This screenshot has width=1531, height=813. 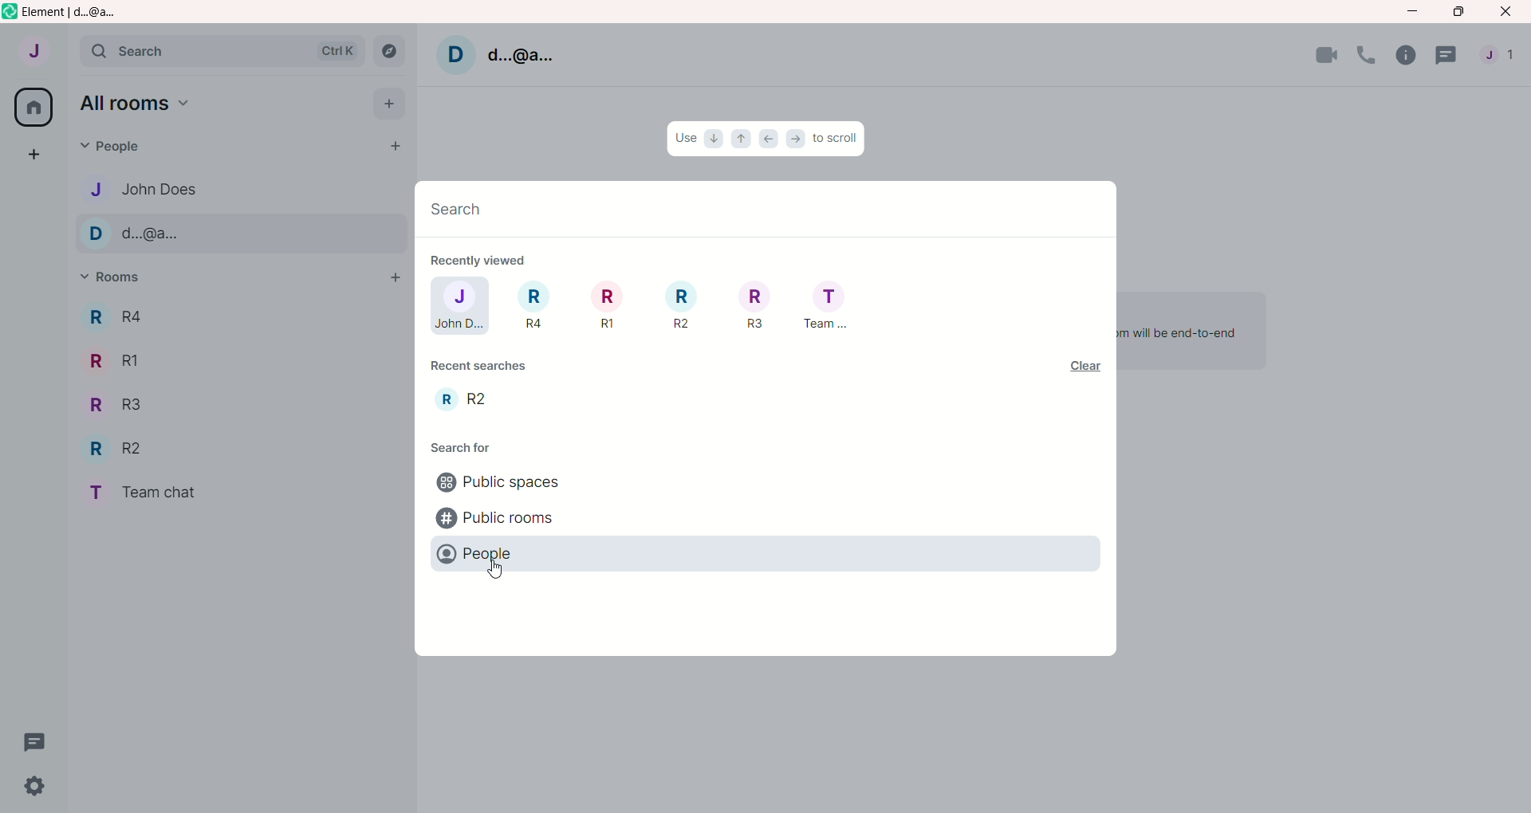 What do you see at coordinates (1410, 57) in the screenshot?
I see `room info` at bounding box center [1410, 57].